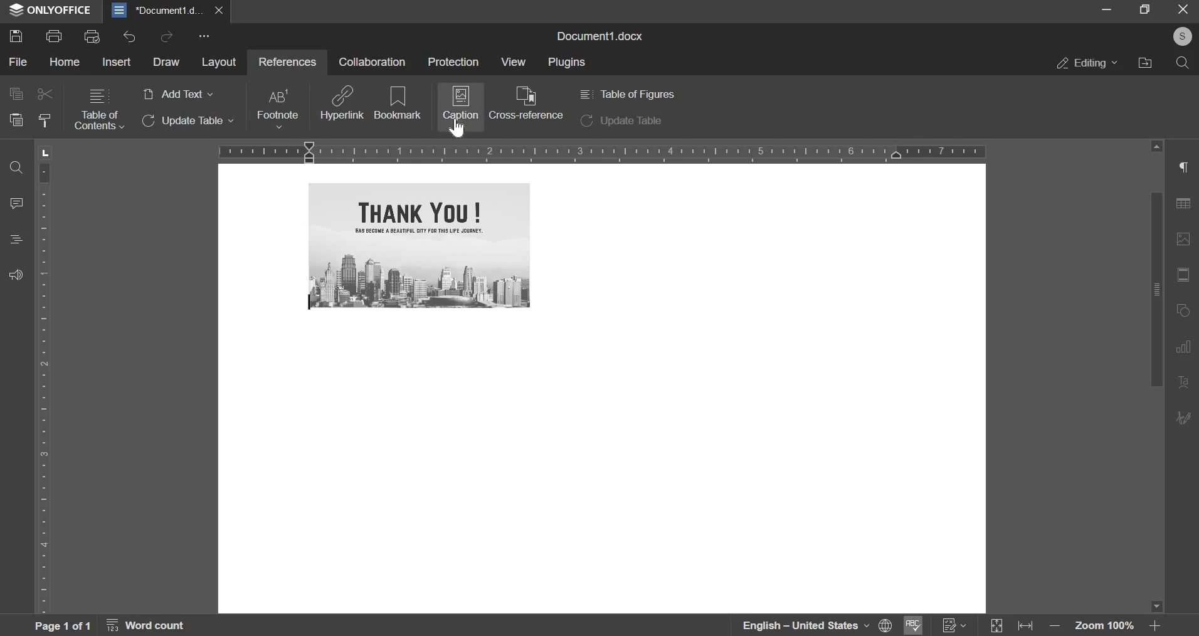 The height and width of the screenshot is (636, 1199). I want to click on protection, so click(453, 61).